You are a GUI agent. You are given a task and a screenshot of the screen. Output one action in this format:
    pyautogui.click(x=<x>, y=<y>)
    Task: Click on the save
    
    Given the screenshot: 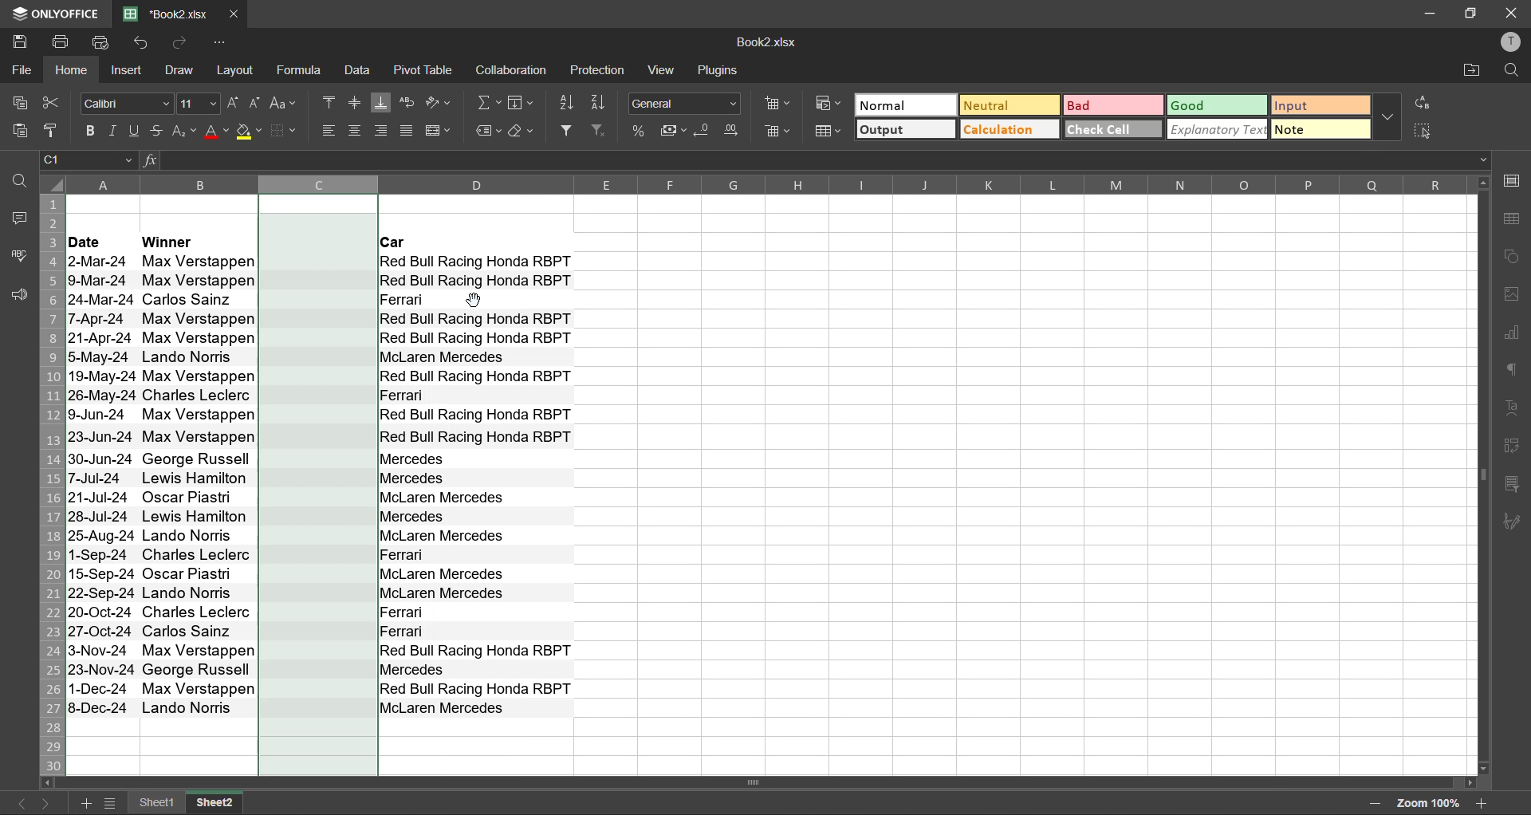 What is the action you would take?
    pyautogui.click(x=20, y=42)
    